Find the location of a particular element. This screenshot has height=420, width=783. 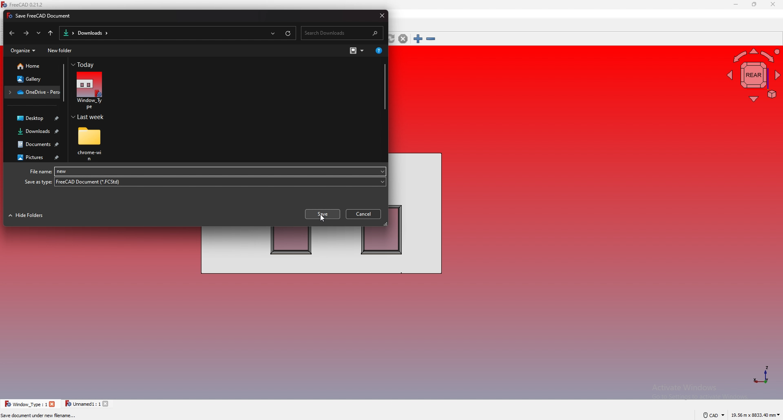

organize is located at coordinates (22, 51).